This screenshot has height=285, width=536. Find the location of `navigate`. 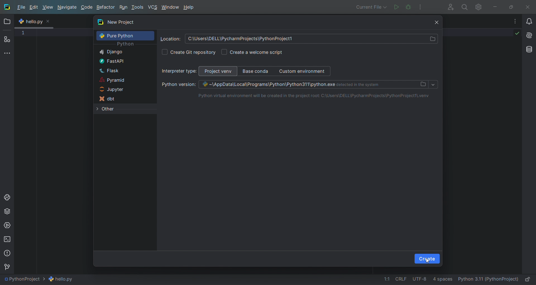

navigate is located at coordinates (67, 7).